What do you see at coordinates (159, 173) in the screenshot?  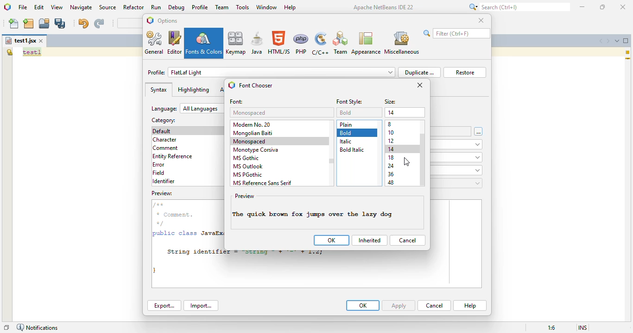 I see `field` at bounding box center [159, 173].